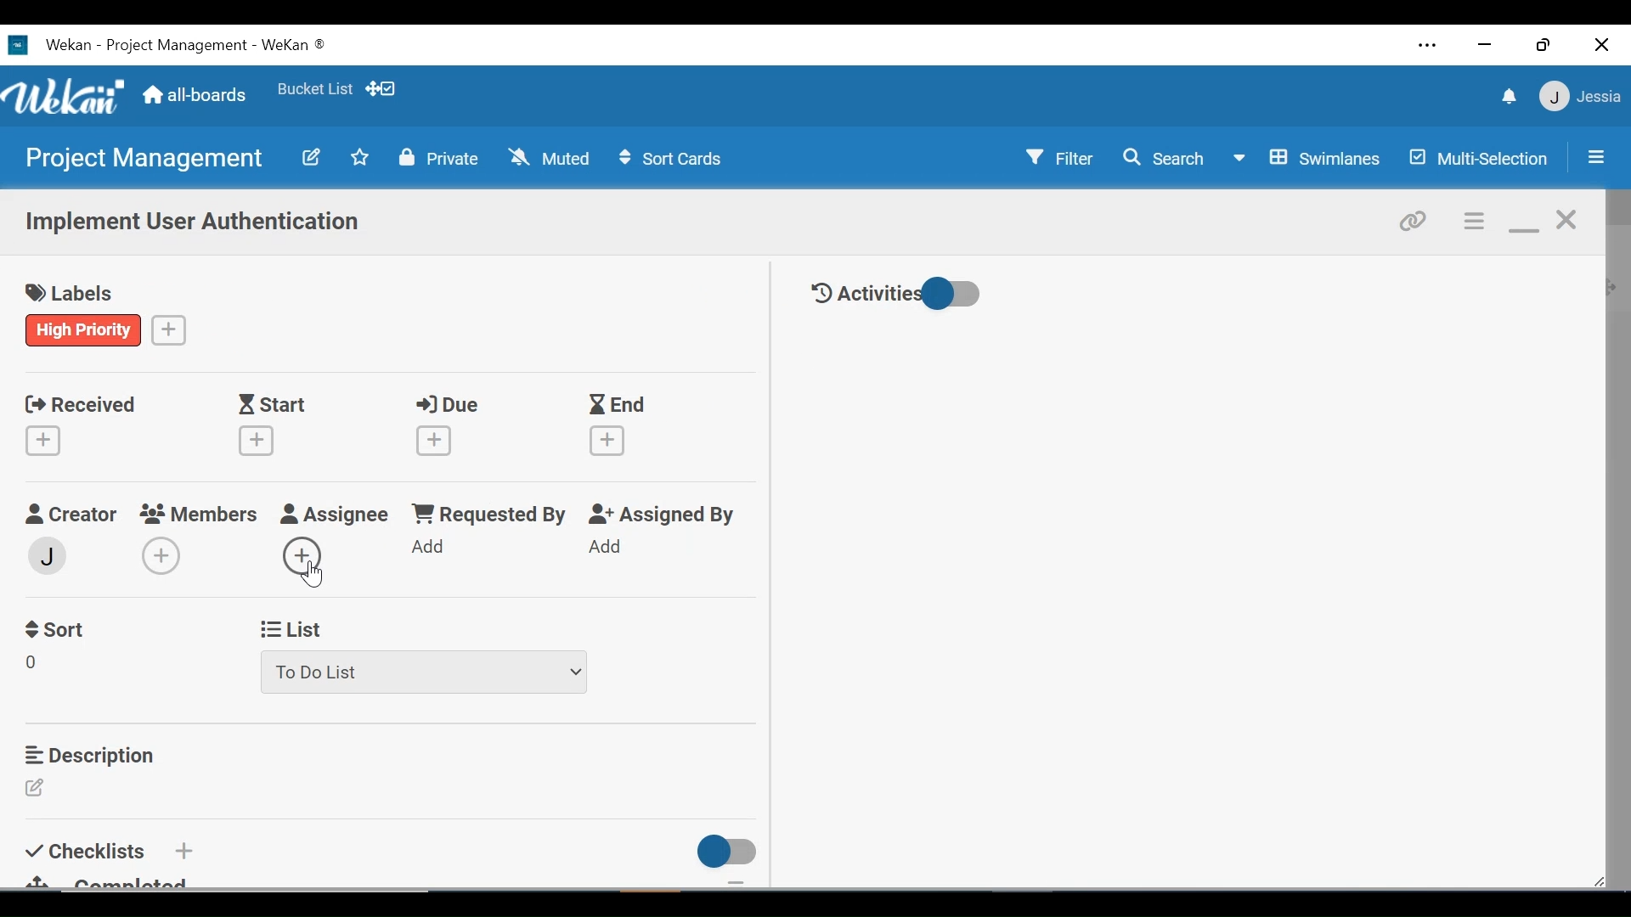 The width and height of the screenshot is (1631, 917). I want to click on Sort Cards, so click(669, 159).